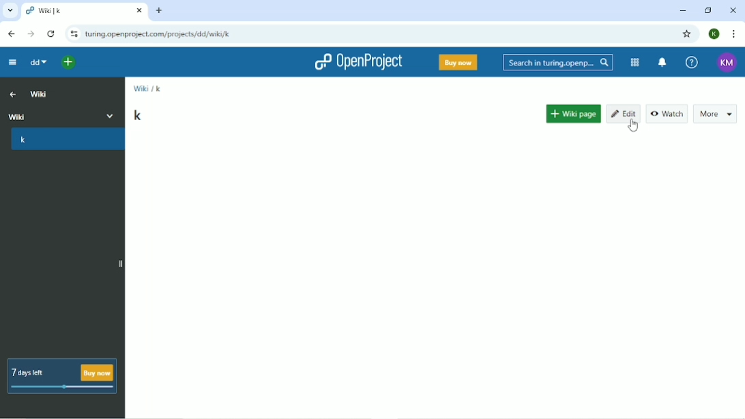 The width and height of the screenshot is (745, 419). What do you see at coordinates (624, 113) in the screenshot?
I see `Edit` at bounding box center [624, 113].